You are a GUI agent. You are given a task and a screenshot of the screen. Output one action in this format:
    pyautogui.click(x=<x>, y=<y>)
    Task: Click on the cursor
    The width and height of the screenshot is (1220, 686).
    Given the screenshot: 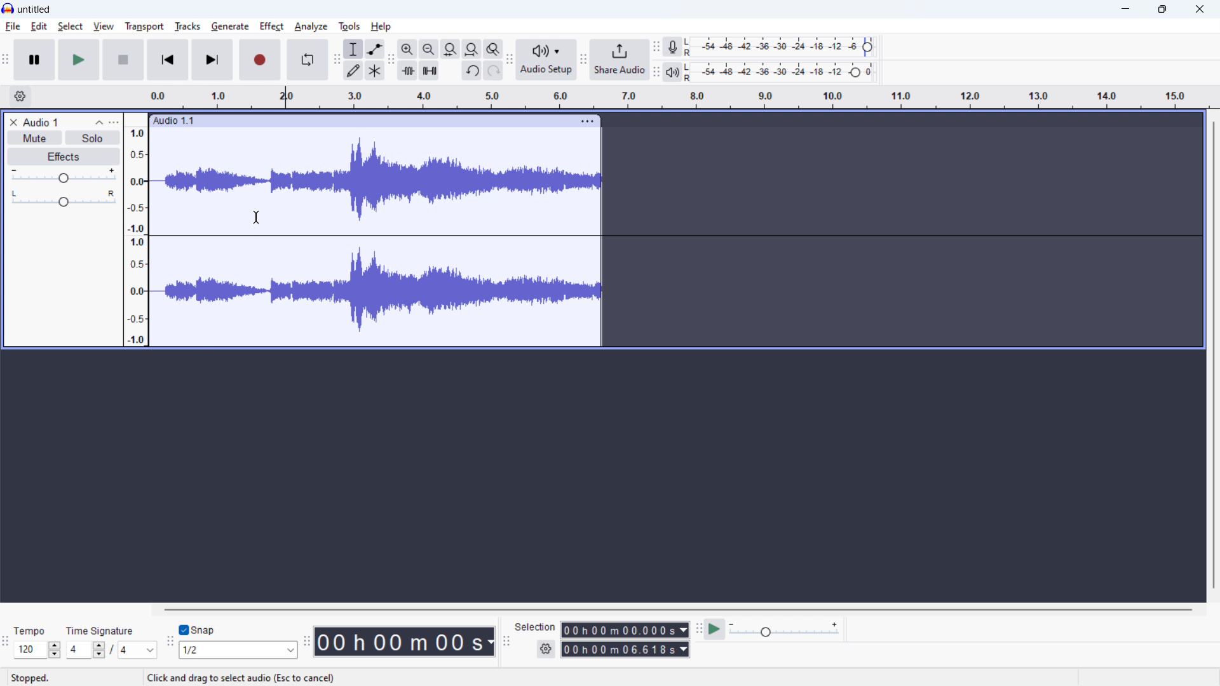 What is the action you would take?
    pyautogui.click(x=256, y=217)
    